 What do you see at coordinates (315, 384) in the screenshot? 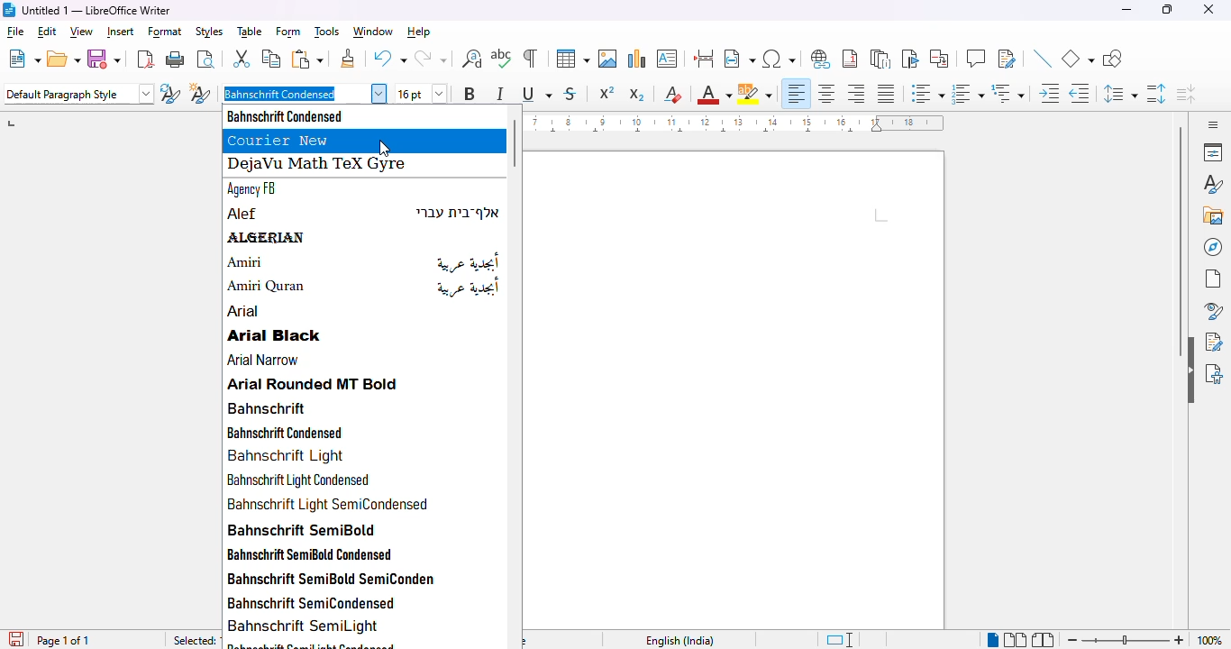
I see `arial rounded MT bold` at bounding box center [315, 384].